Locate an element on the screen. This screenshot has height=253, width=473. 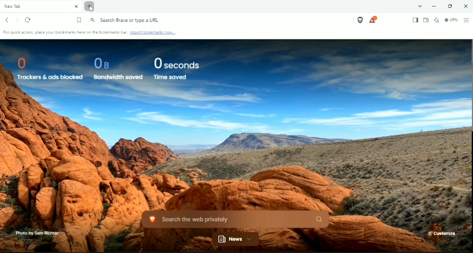
Wallet is located at coordinates (426, 20).